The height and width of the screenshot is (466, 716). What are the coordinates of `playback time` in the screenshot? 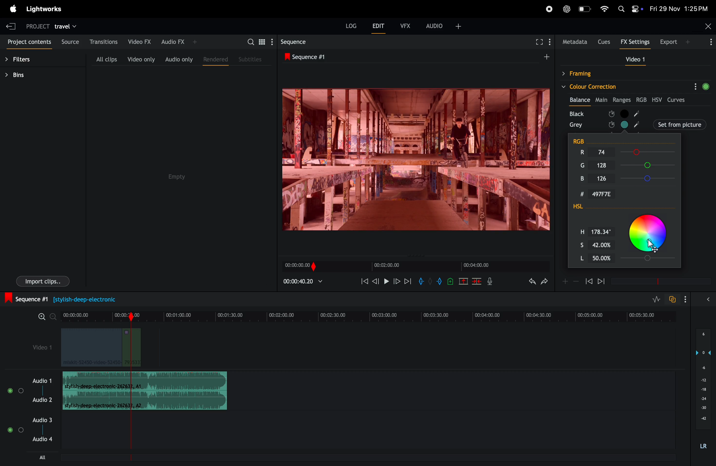 It's located at (307, 283).